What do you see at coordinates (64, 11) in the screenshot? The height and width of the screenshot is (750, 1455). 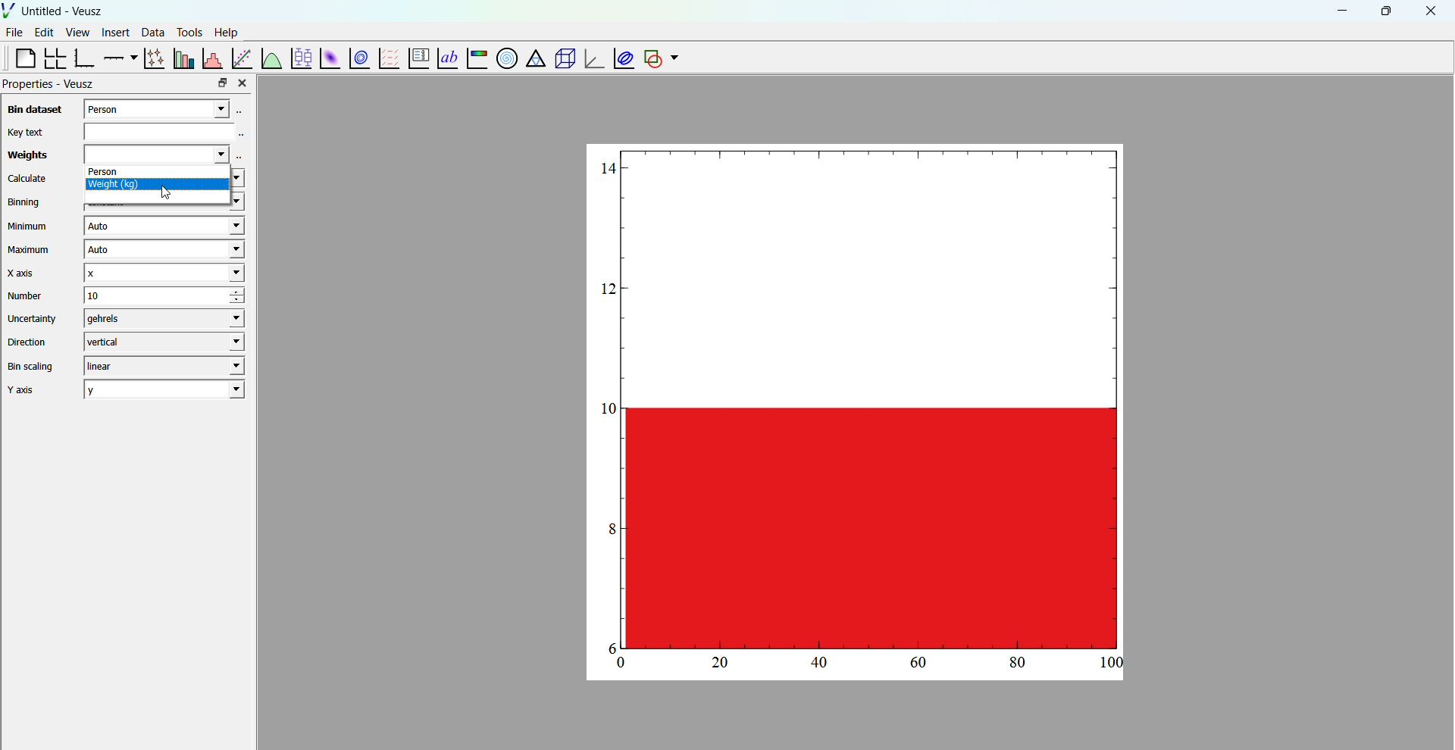 I see `Untitled - Veusz` at bounding box center [64, 11].